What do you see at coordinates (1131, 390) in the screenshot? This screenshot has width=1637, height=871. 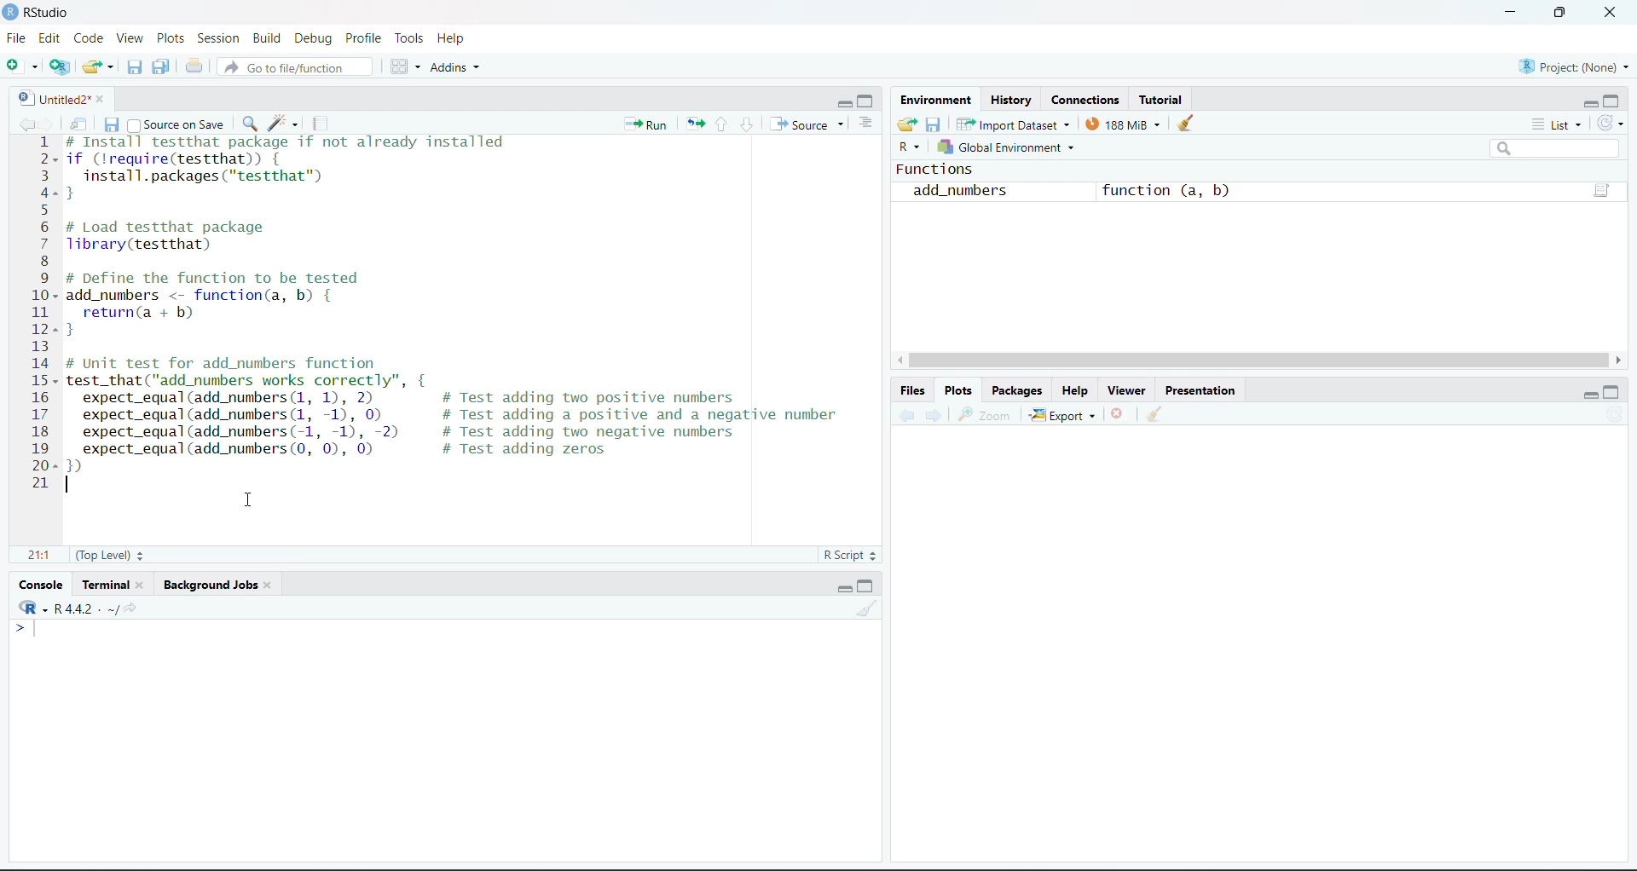 I see `Viewer` at bounding box center [1131, 390].